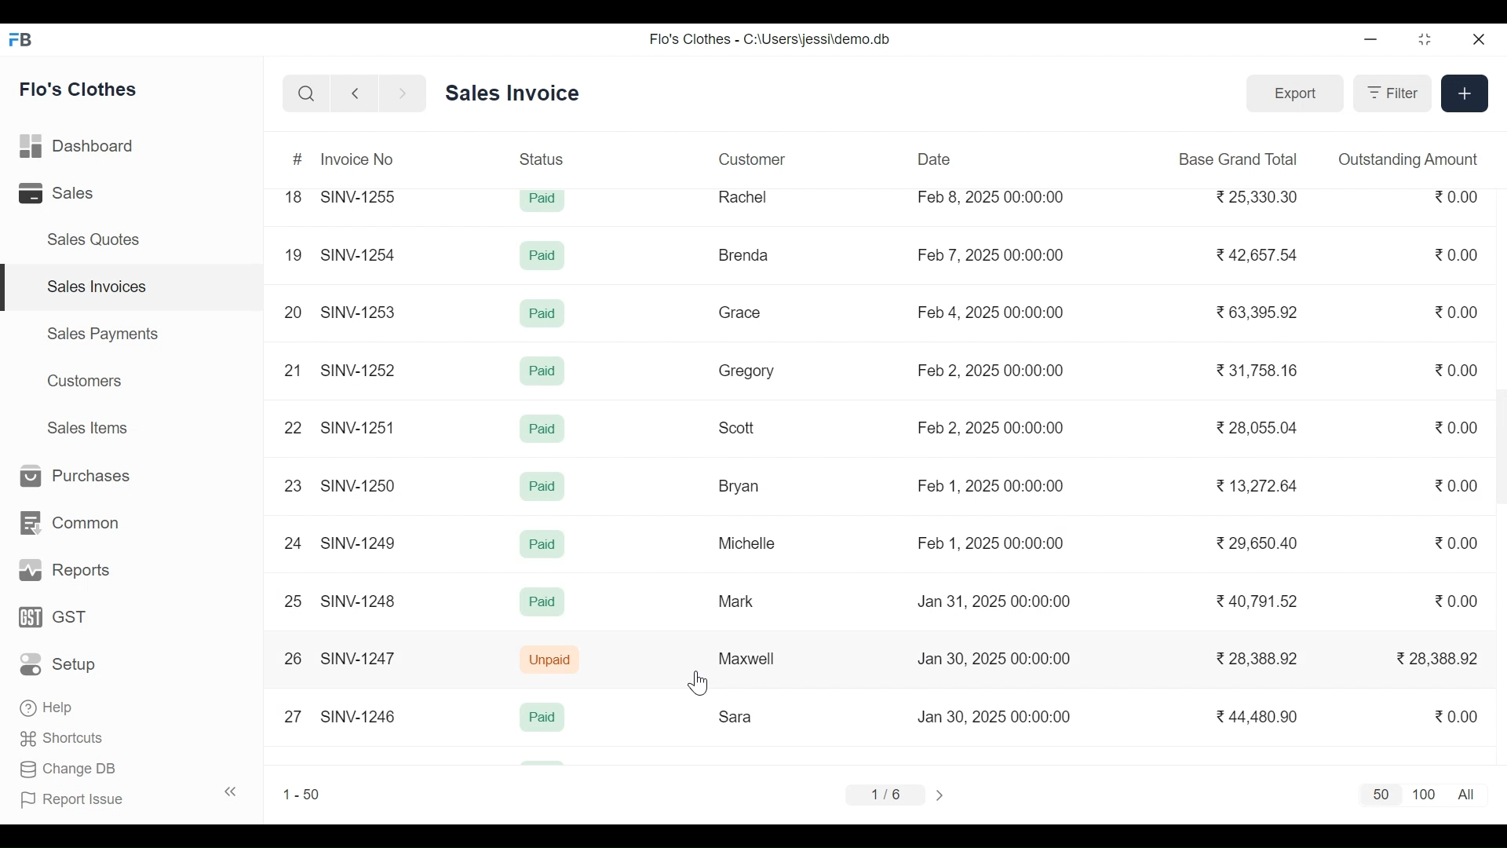  I want to click on Filter, so click(1390, 93).